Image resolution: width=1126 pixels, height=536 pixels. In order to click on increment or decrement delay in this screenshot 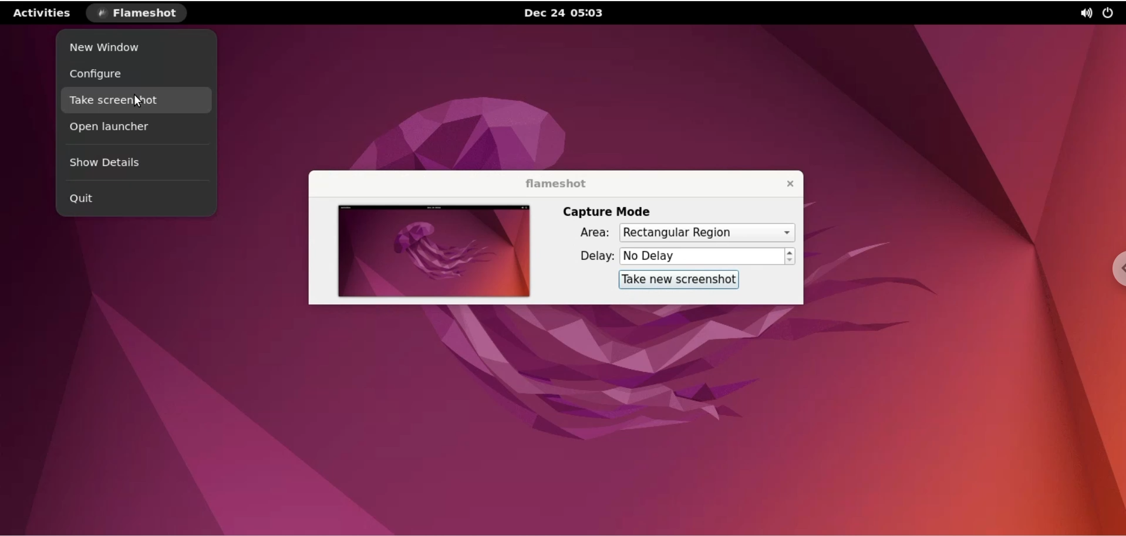, I will do `click(788, 256)`.